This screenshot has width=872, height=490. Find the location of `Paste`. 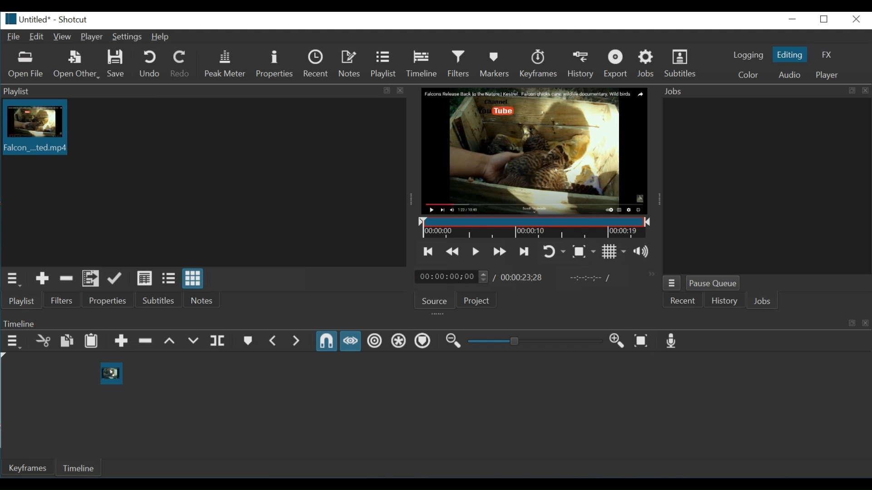

Paste is located at coordinates (91, 341).